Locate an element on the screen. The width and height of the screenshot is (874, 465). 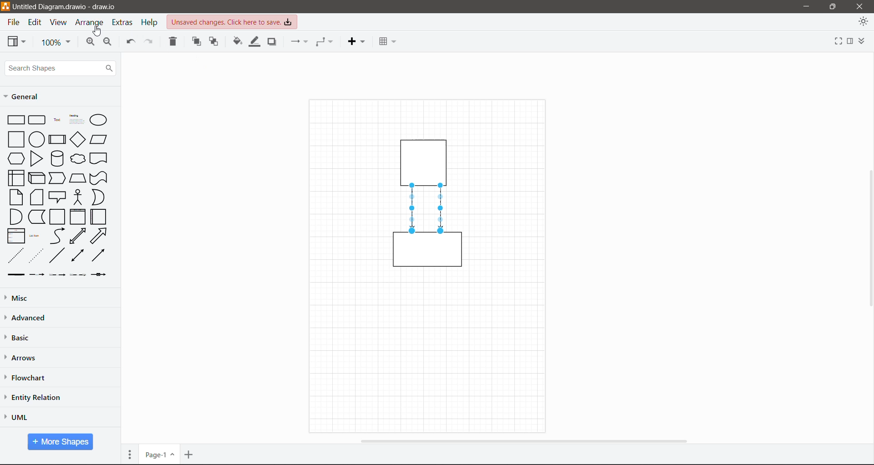
Appearance is located at coordinates (863, 23).